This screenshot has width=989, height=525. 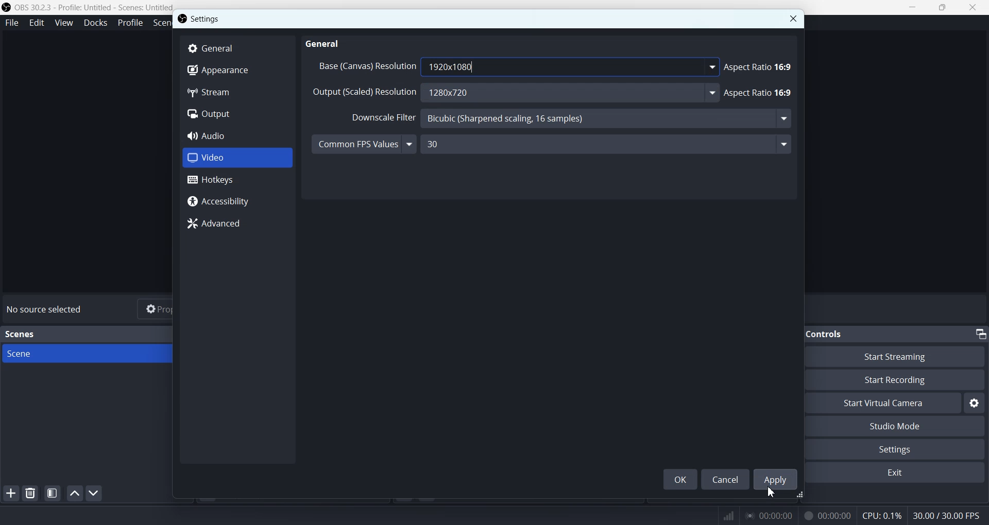 I want to click on General, so click(x=237, y=48).